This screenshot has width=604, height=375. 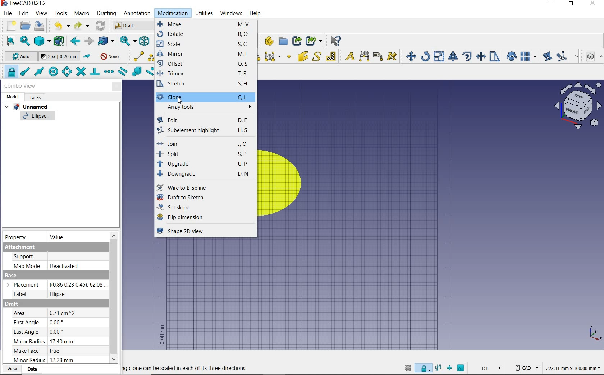 I want to click on Modification, so click(x=173, y=14).